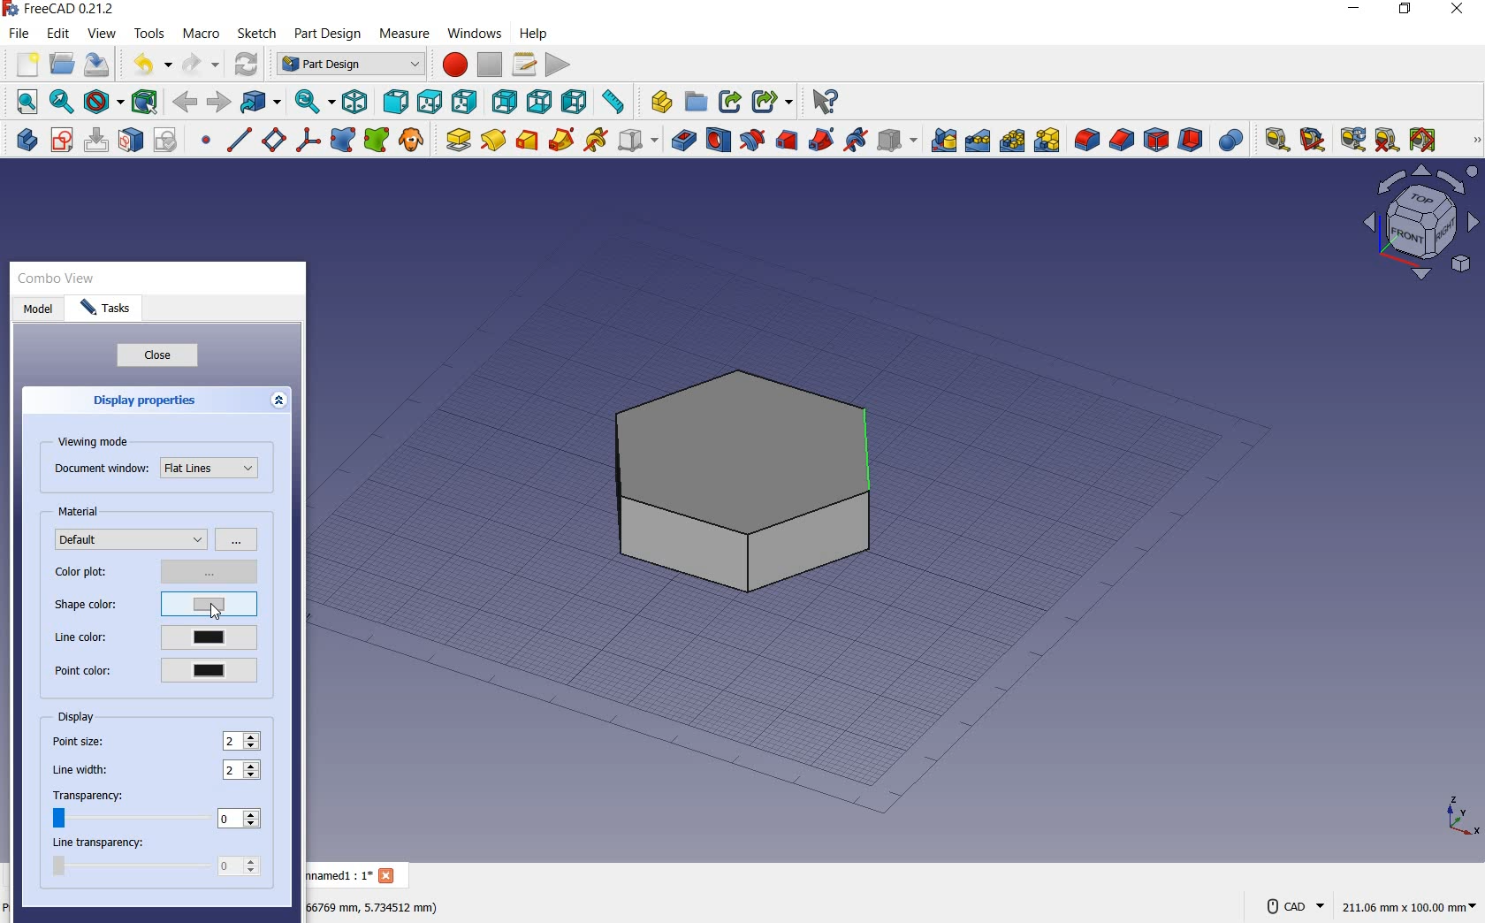 The height and width of the screenshot is (923, 1485). Describe the element at coordinates (85, 442) in the screenshot. I see `viewing mode` at that location.